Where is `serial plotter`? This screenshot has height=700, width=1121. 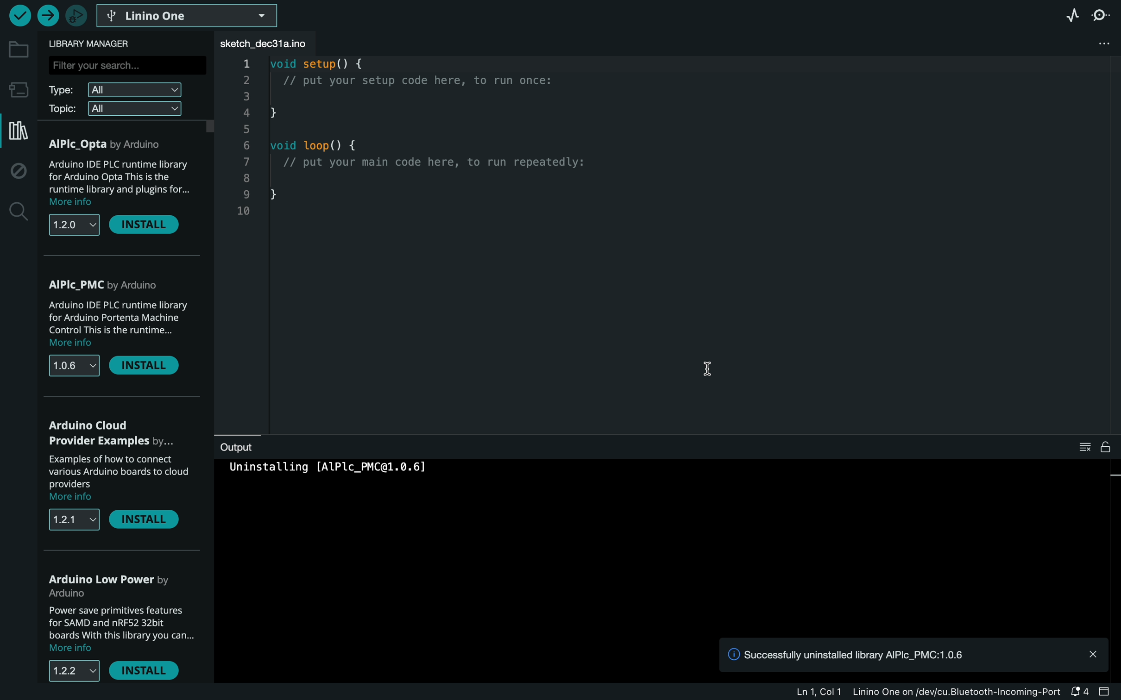 serial plotter is located at coordinates (1072, 17).